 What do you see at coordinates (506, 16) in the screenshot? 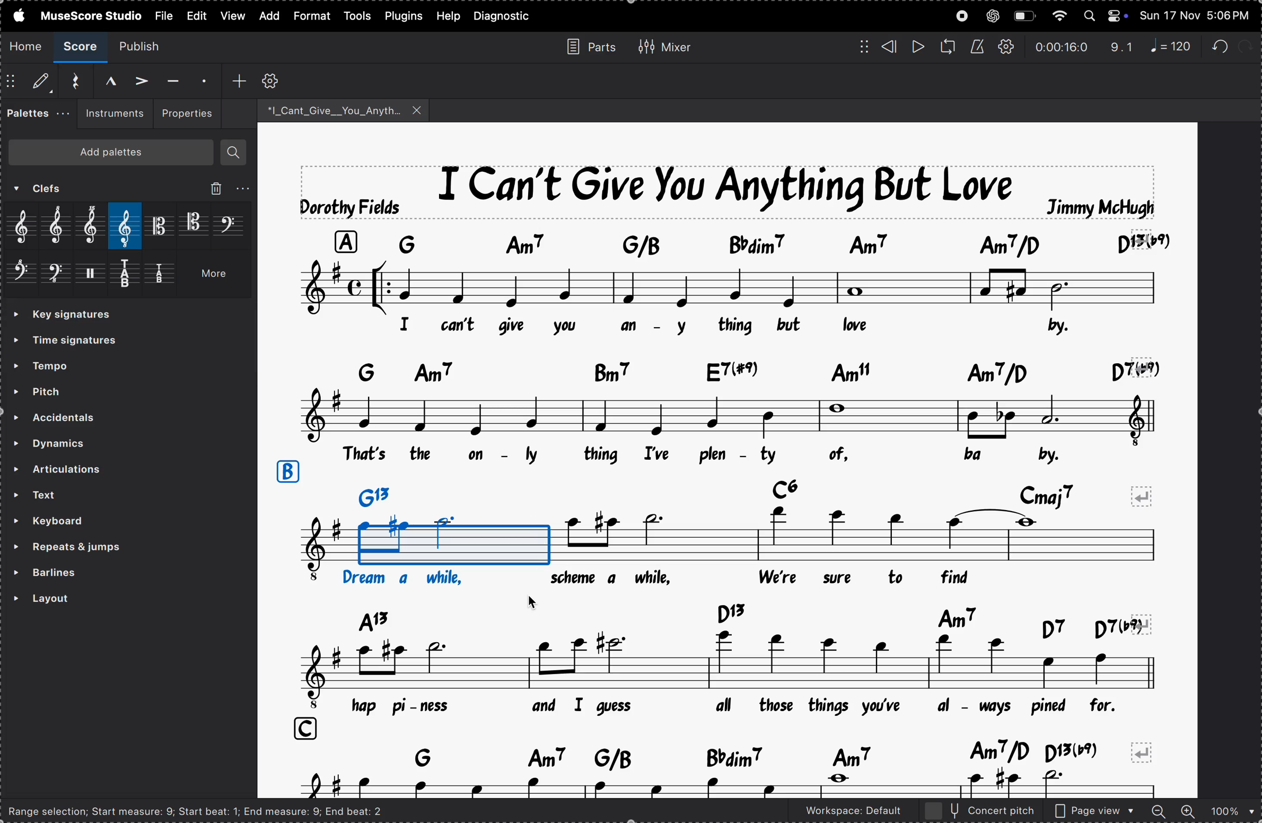
I see `daignostics` at bounding box center [506, 16].